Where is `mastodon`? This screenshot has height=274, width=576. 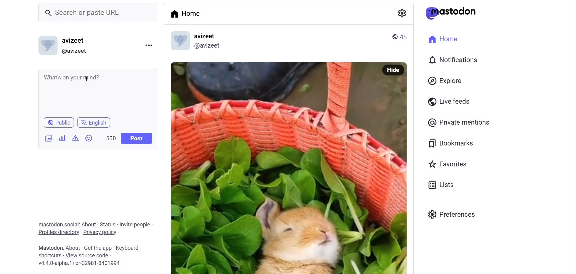 mastodon is located at coordinates (49, 224).